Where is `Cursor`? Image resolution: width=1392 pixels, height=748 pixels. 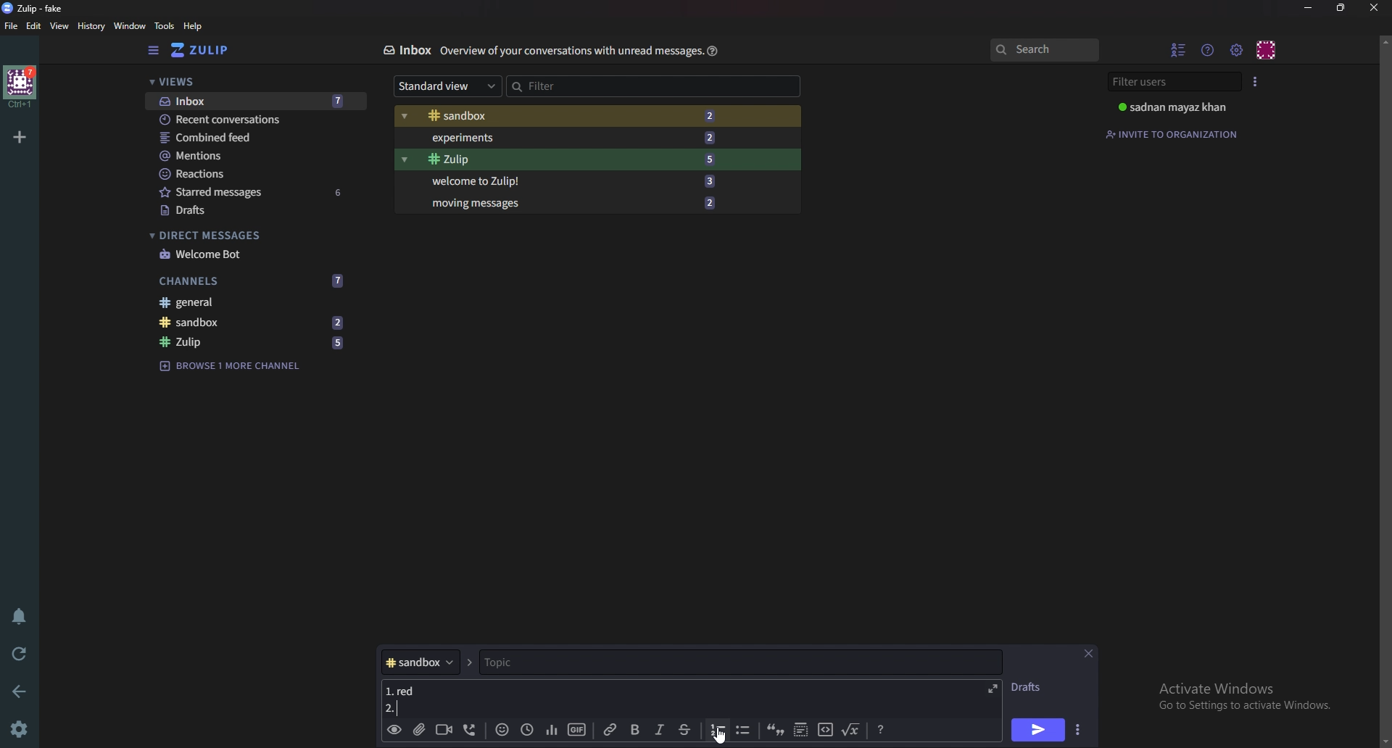 Cursor is located at coordinates (722, 736).